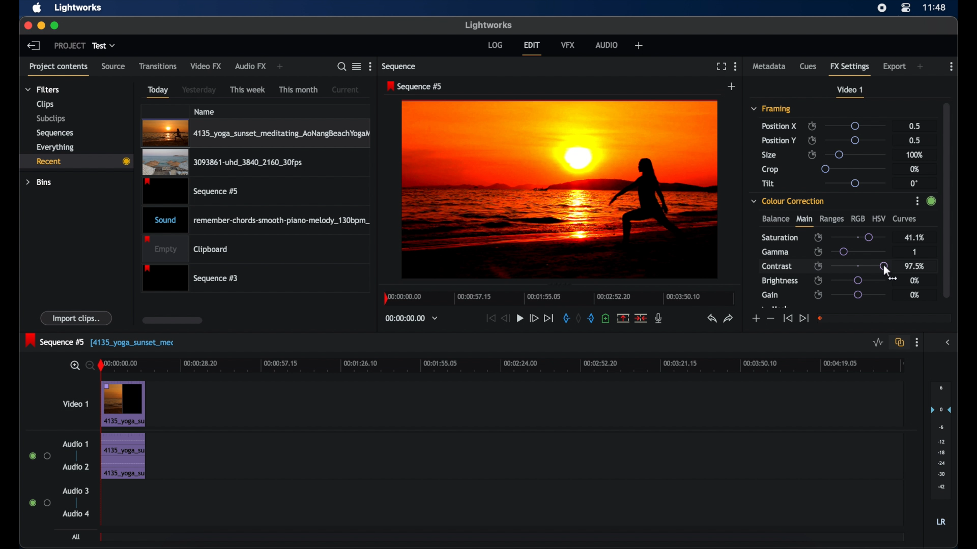  I want to click on clips, so click(44, 104).